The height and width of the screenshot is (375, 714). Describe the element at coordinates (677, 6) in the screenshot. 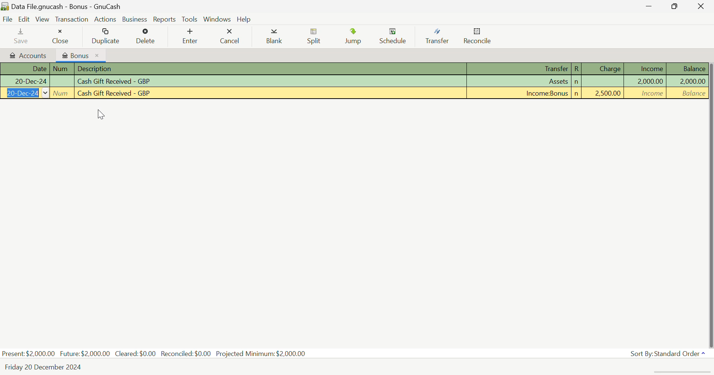

I see `Minimize` at that location.